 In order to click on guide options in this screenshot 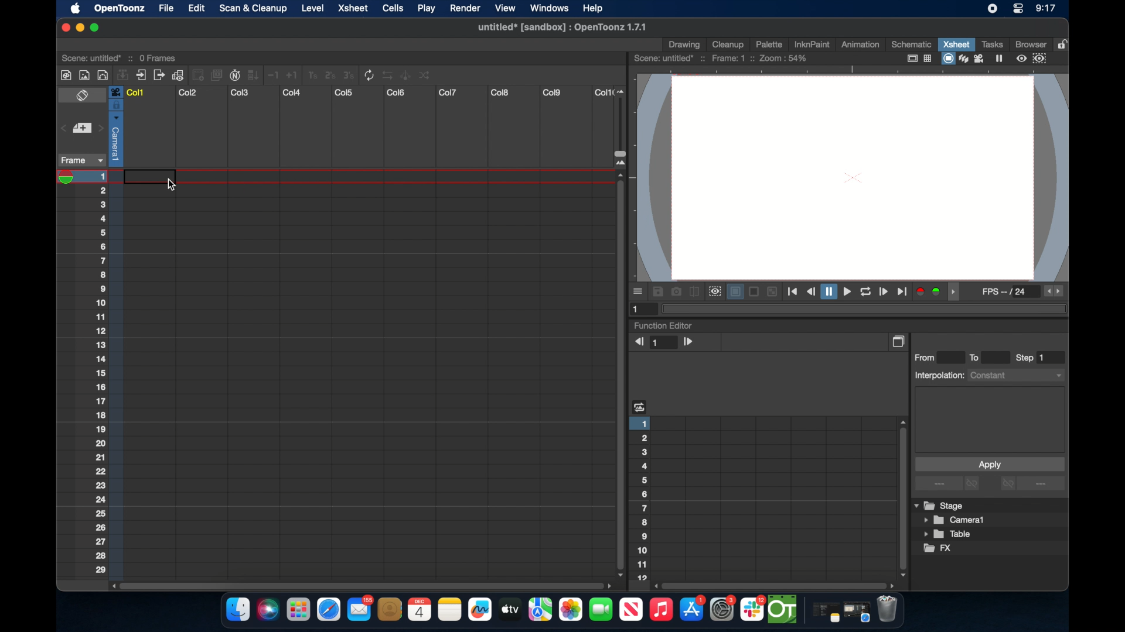, I will do `click(918, 59)`.